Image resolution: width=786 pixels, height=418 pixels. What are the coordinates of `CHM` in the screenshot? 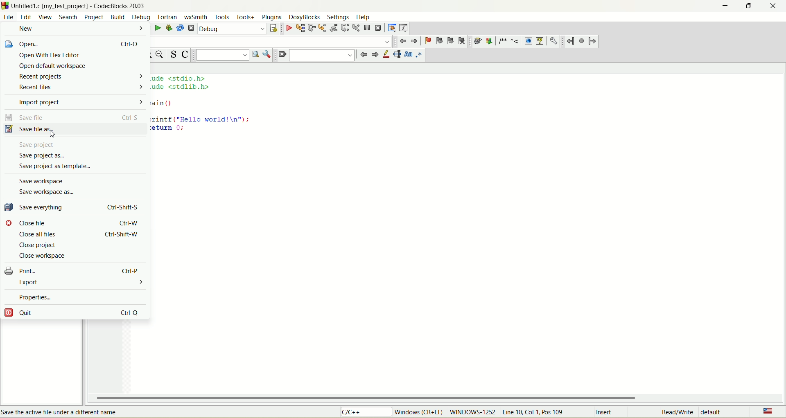 It's located at (540, 41).